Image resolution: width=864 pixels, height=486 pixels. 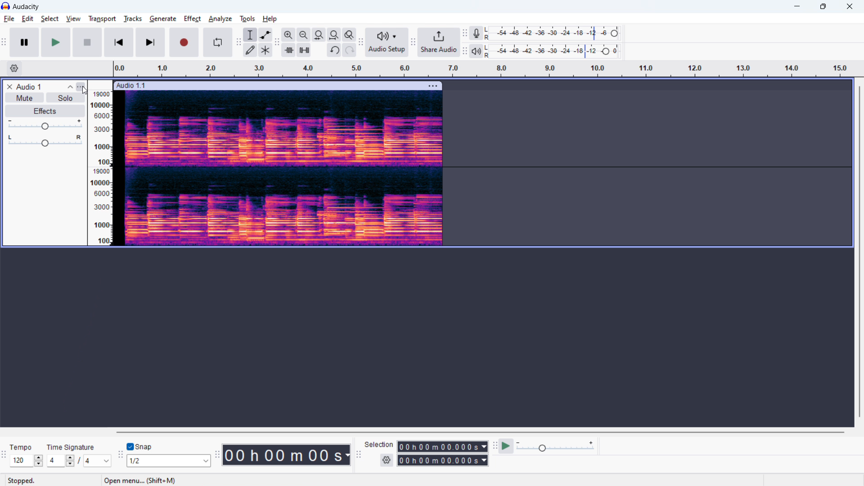 I want to click on open menu.. (Shift+M), so click(x=142, y=481).